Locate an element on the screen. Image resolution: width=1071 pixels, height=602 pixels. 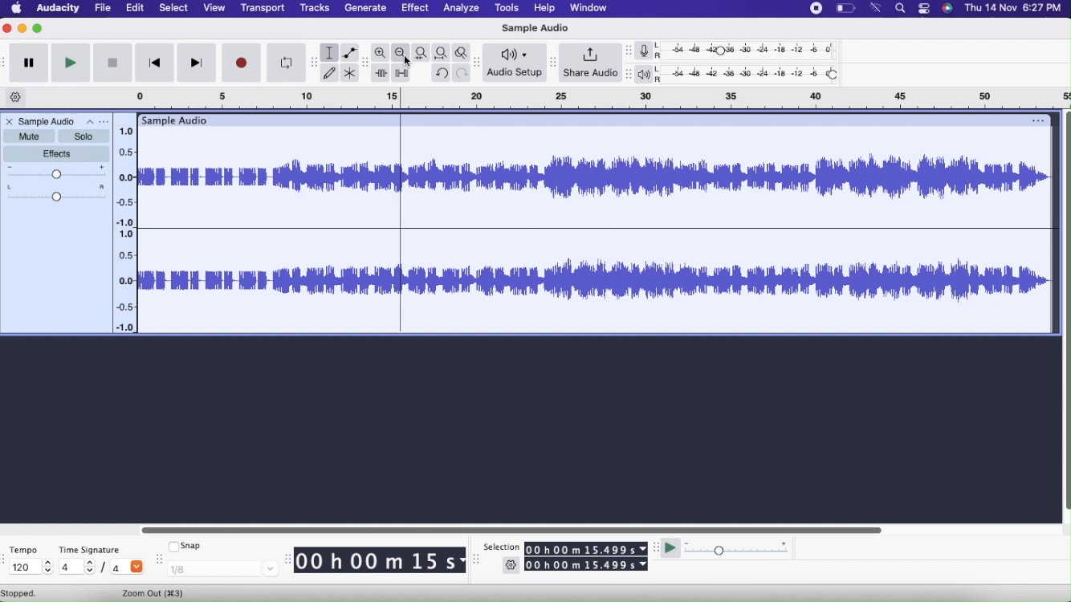
Undo is located at coordinates (441, 73).